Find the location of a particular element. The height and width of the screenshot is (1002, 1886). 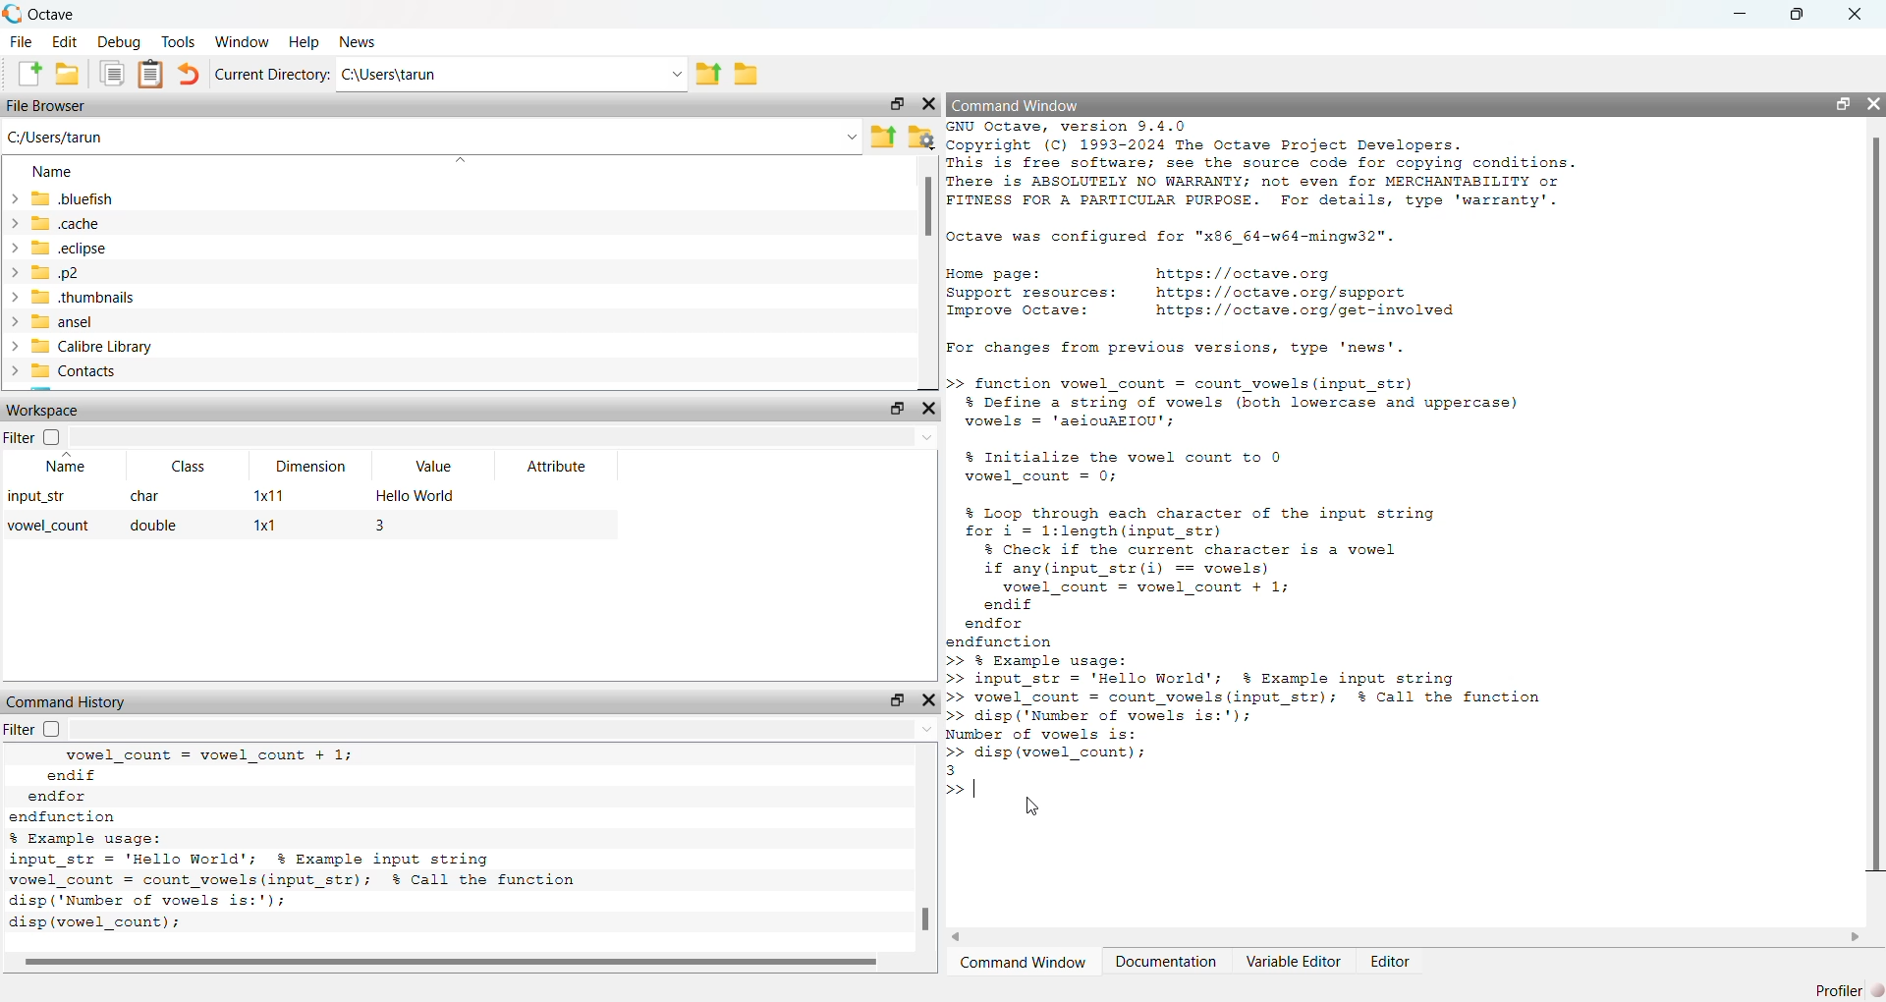

Hide Widget is located at coordinates (928, 409).